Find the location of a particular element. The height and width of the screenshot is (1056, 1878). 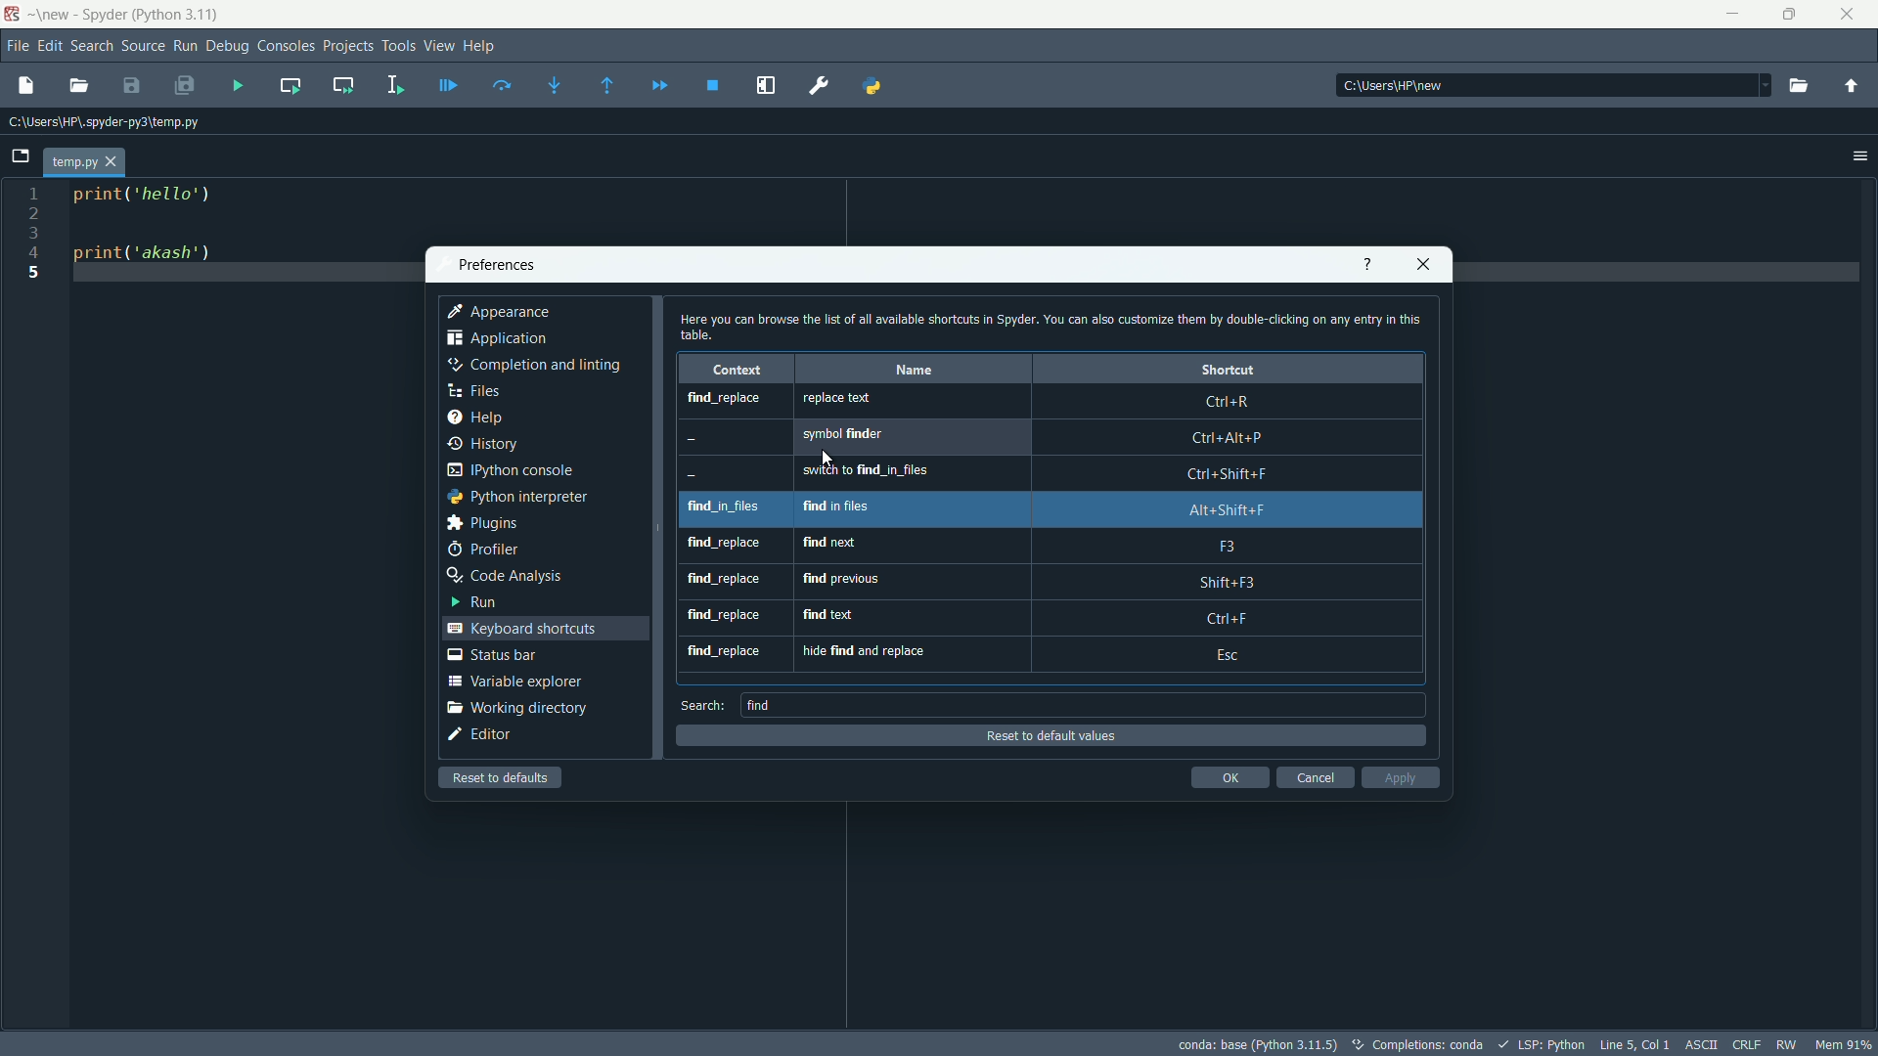

temp.py tab is located at coordinates (82, 162).